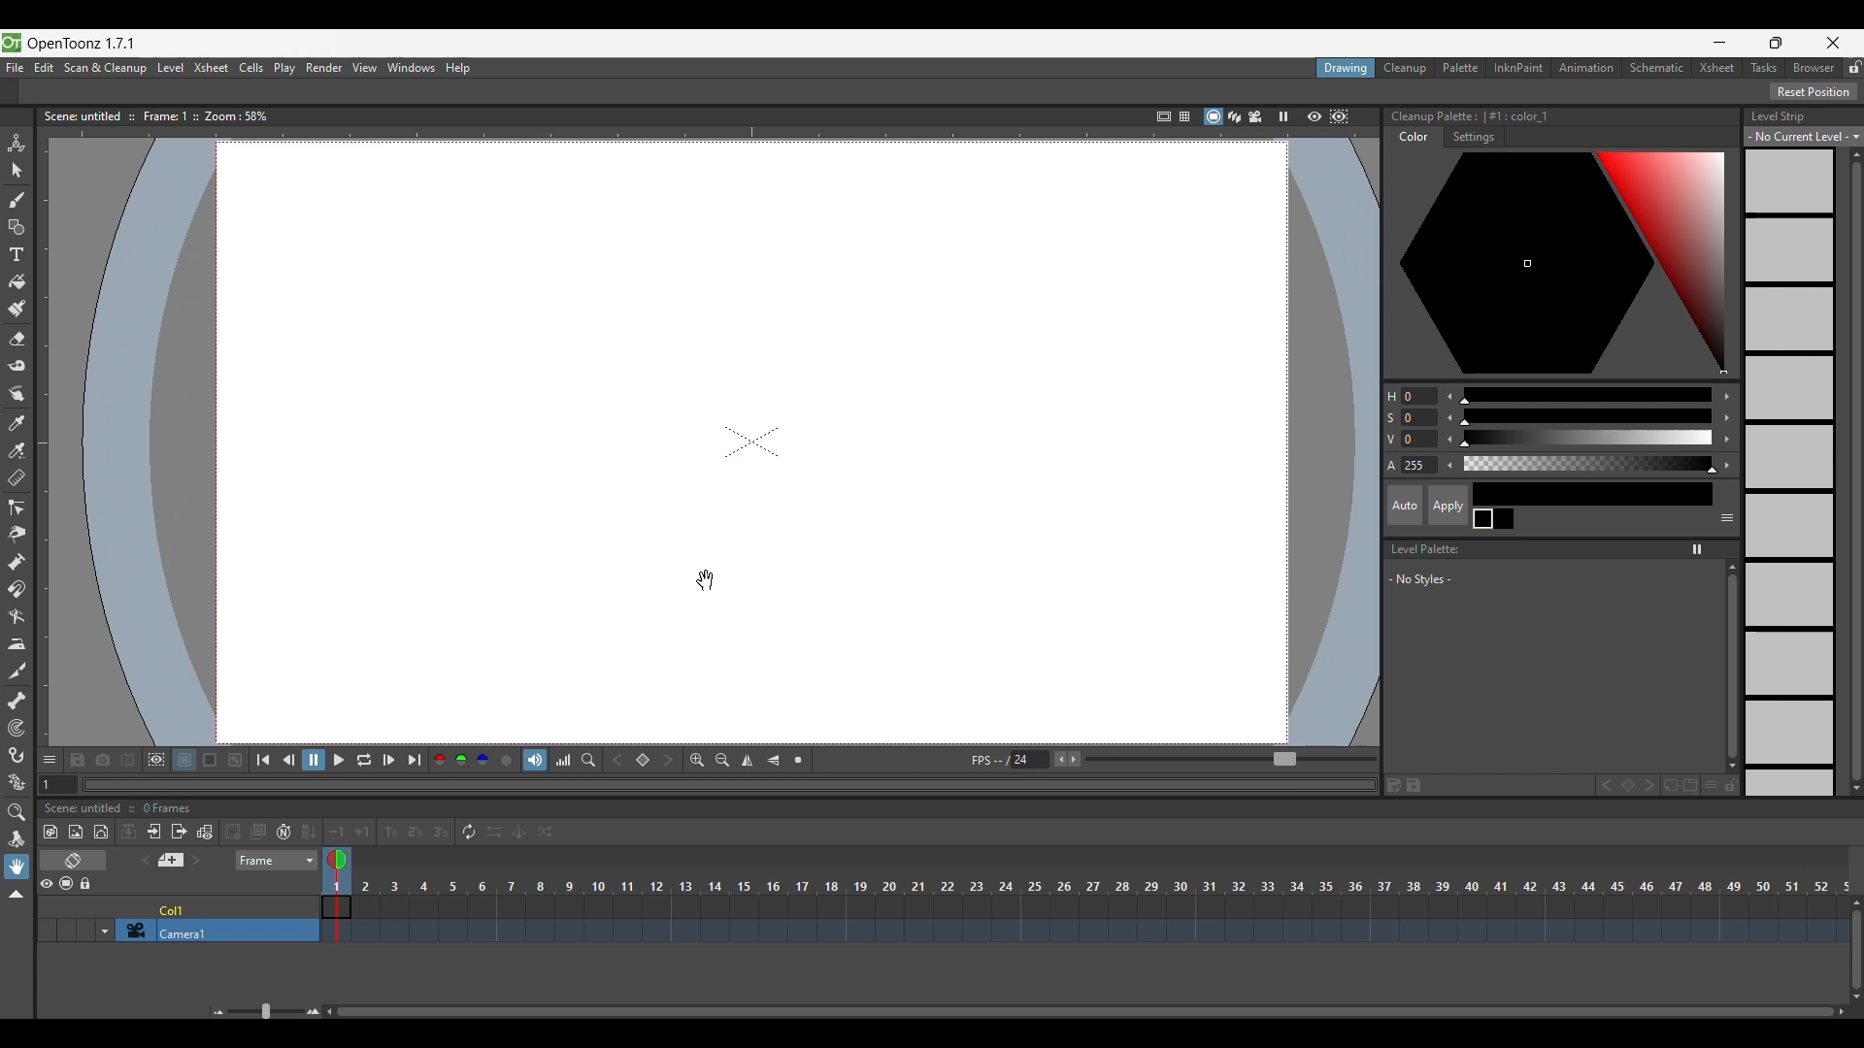 This screenshot has width=1864, height=1048. I want to click on Previous frame, so click(288, 760).